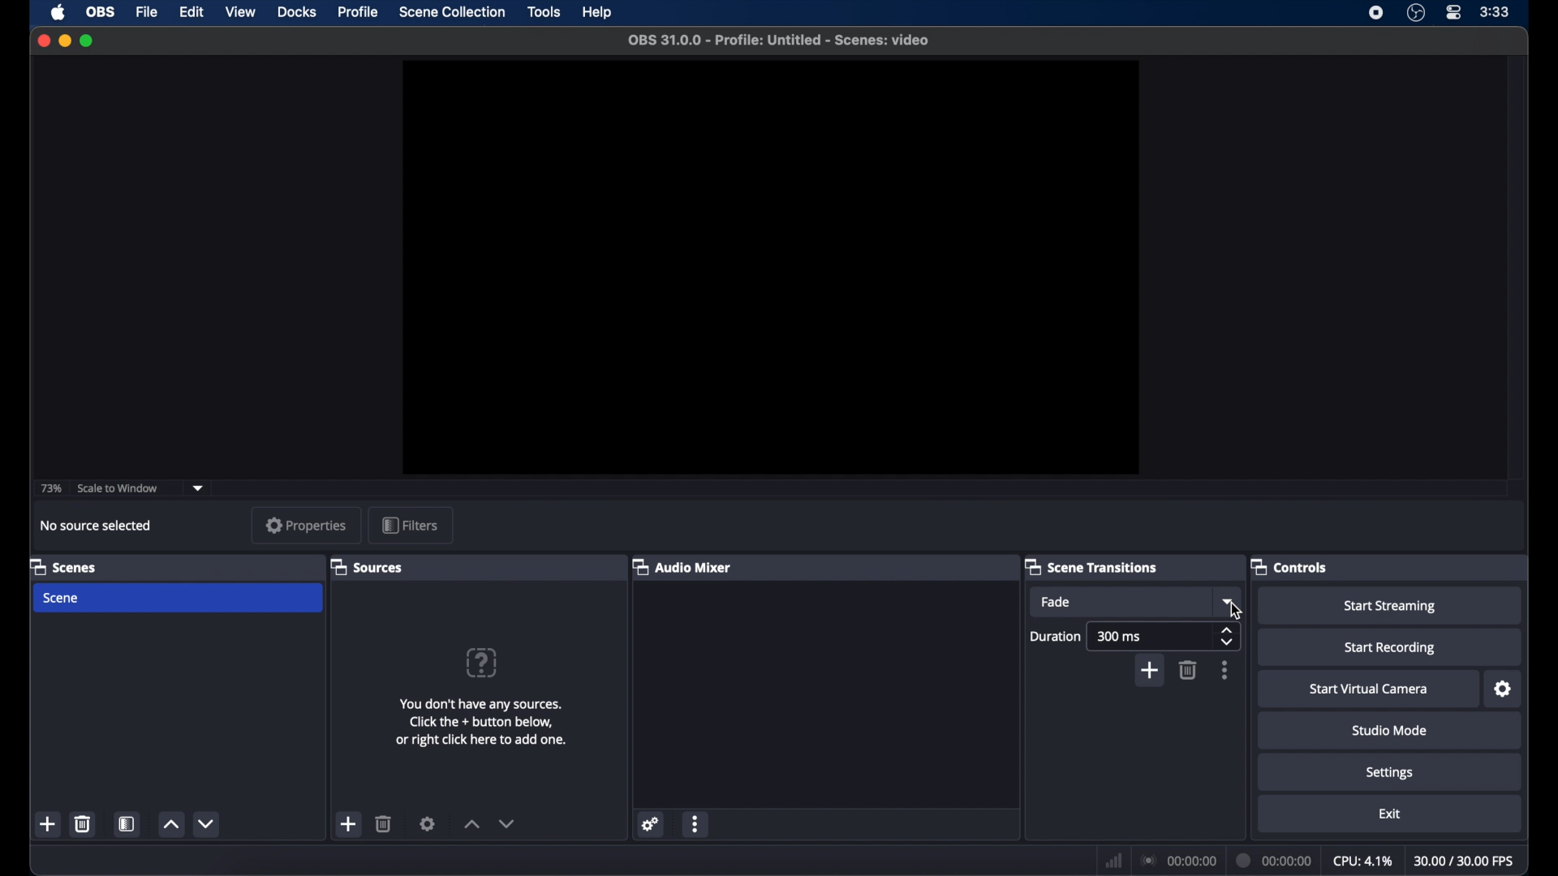 Image resolution: width=1558 pixels, height=876 pixels. Describe the element at coordinates (359, 11) in the screenshot. I see `profile` at that location.